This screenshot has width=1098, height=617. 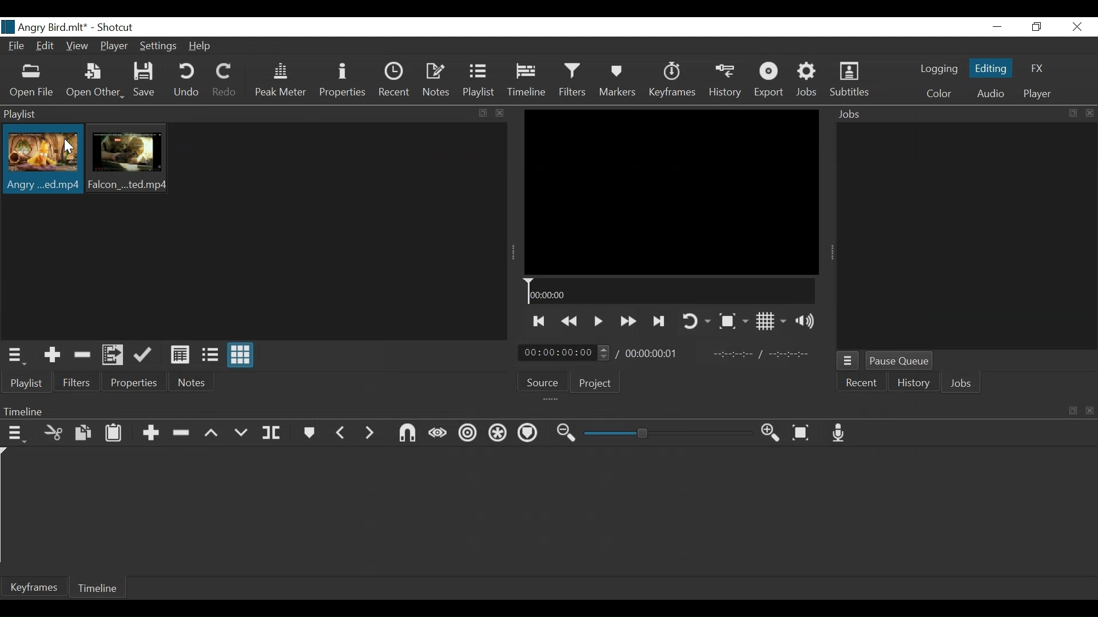 I want to click on Close, so click(x=1077, y=26).